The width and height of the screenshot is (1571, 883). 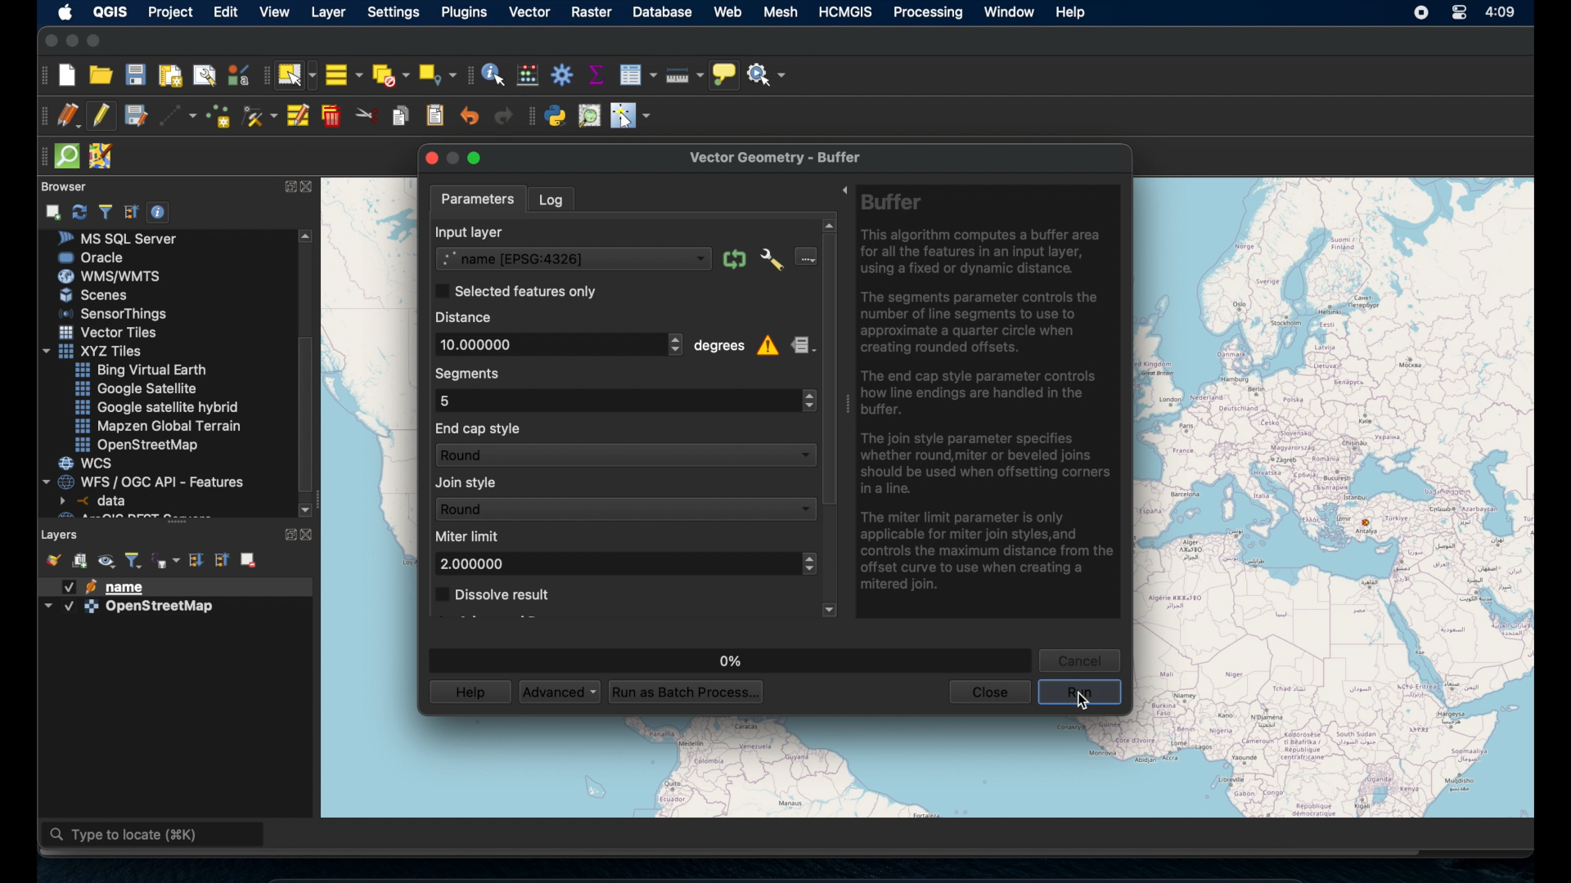 I want to click on parameters, so click(x=479, y=196).